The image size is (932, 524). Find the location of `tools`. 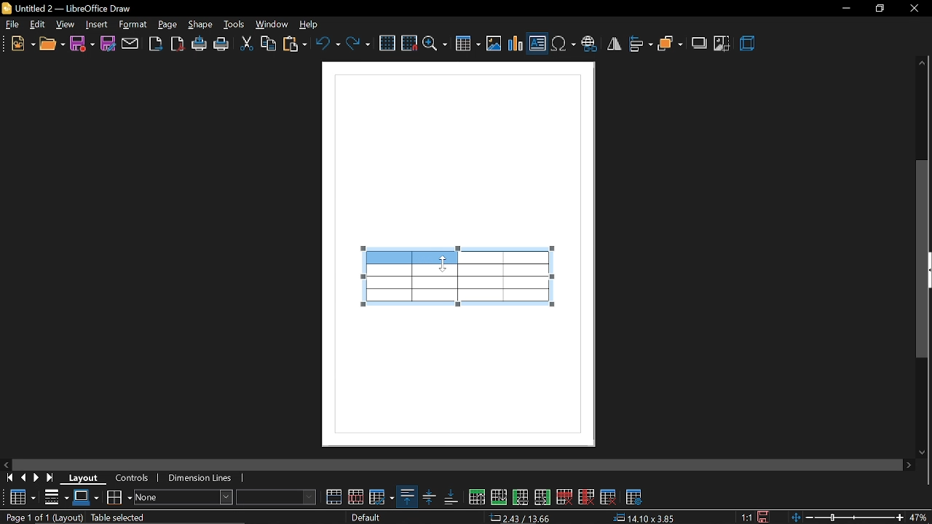

tools is located at coordinates (234, 24).